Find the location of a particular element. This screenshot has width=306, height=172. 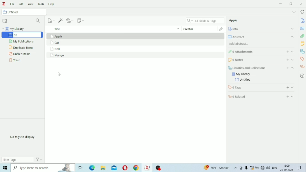

New Item is located at coordinates (51, 20).